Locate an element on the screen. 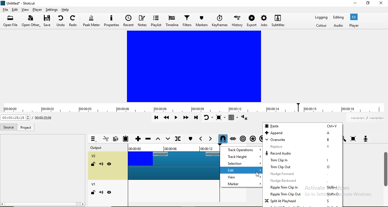 This screenshot has width=388, height=207. Play quickly backwards is located at coordinates (167, 119).